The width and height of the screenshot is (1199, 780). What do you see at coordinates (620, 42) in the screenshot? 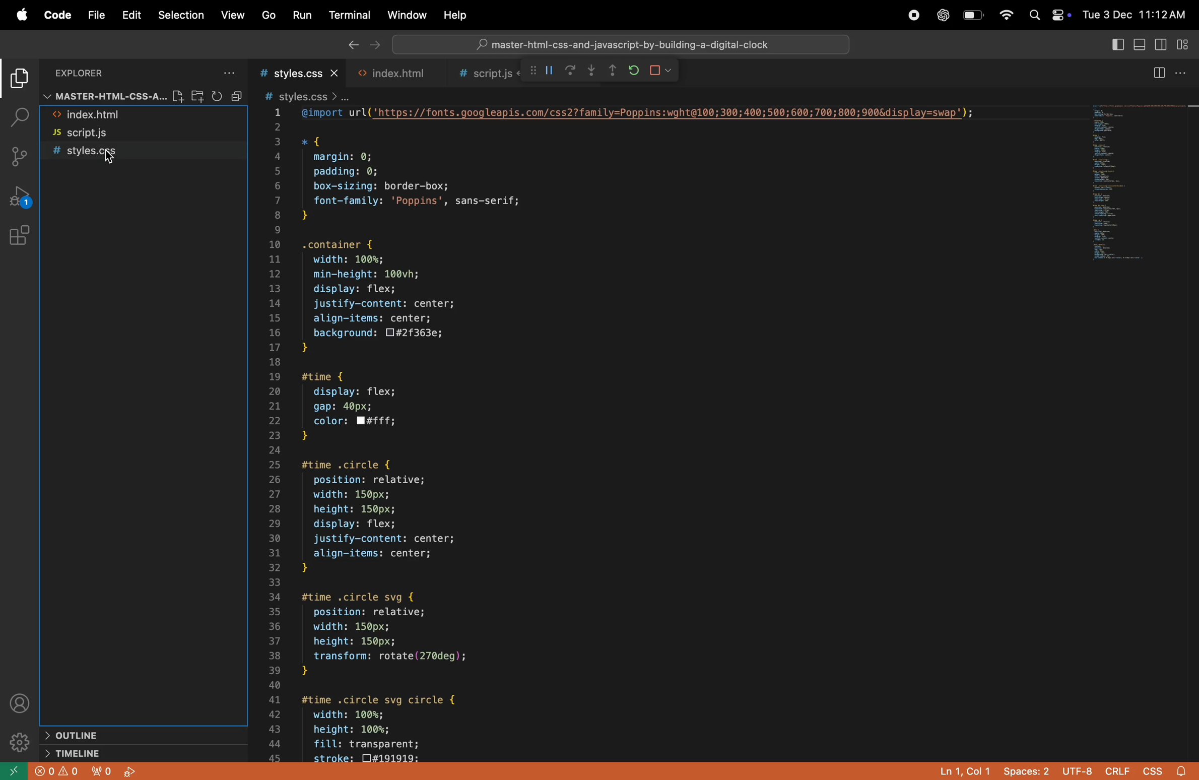
I see `search bar` at bounding box center [620, 42].